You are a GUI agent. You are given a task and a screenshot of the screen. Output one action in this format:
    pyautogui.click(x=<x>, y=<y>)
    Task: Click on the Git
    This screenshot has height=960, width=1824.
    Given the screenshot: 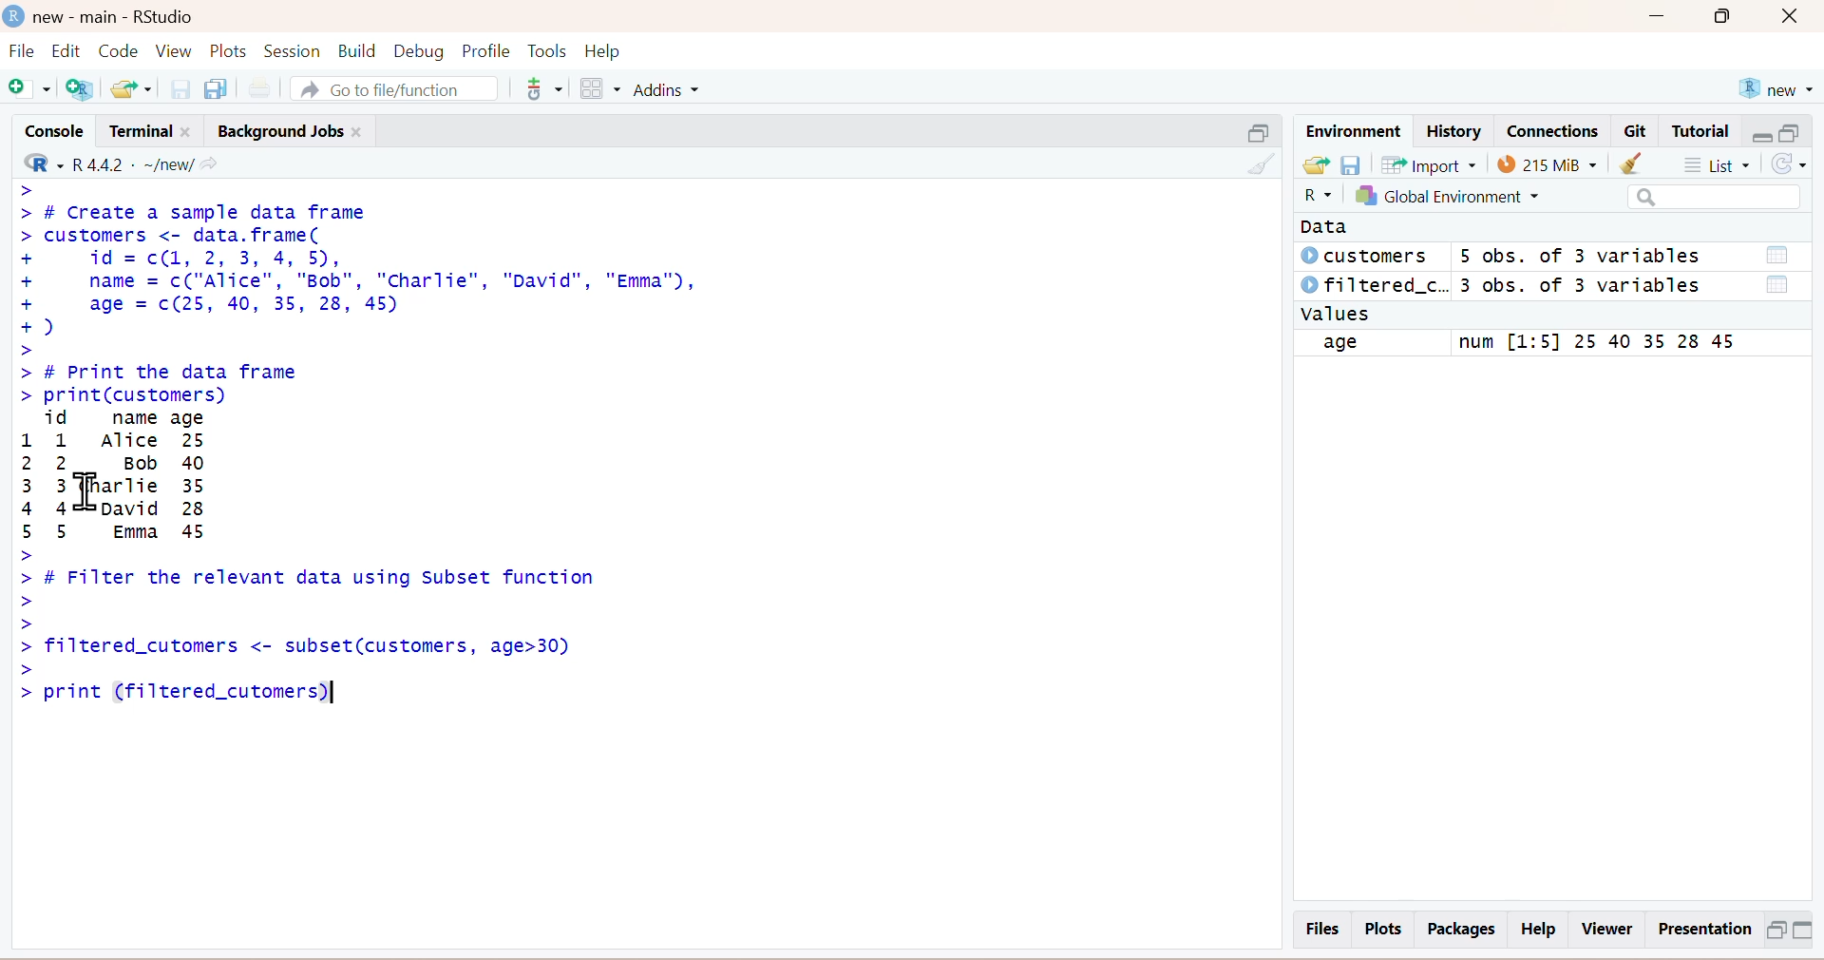 What is the action you would take?
    pyautogui.click(x=1637, y=132)
    